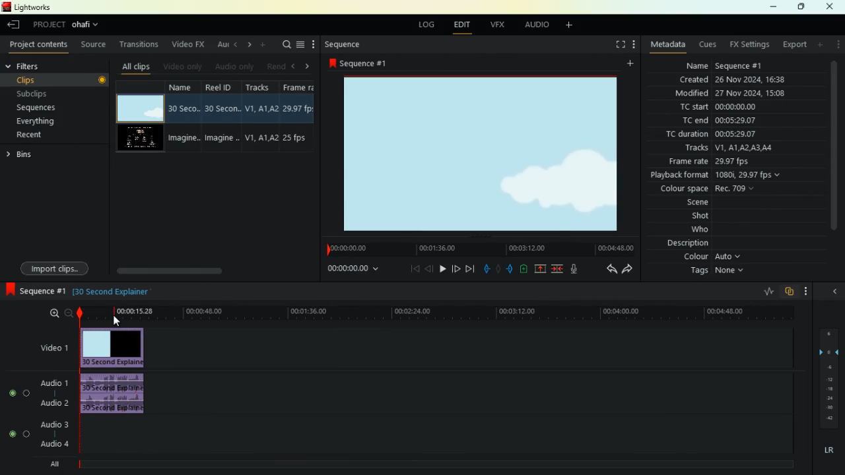 This screenshot has height=475, width=845. I want to click on 29.97, so click(298, 108).